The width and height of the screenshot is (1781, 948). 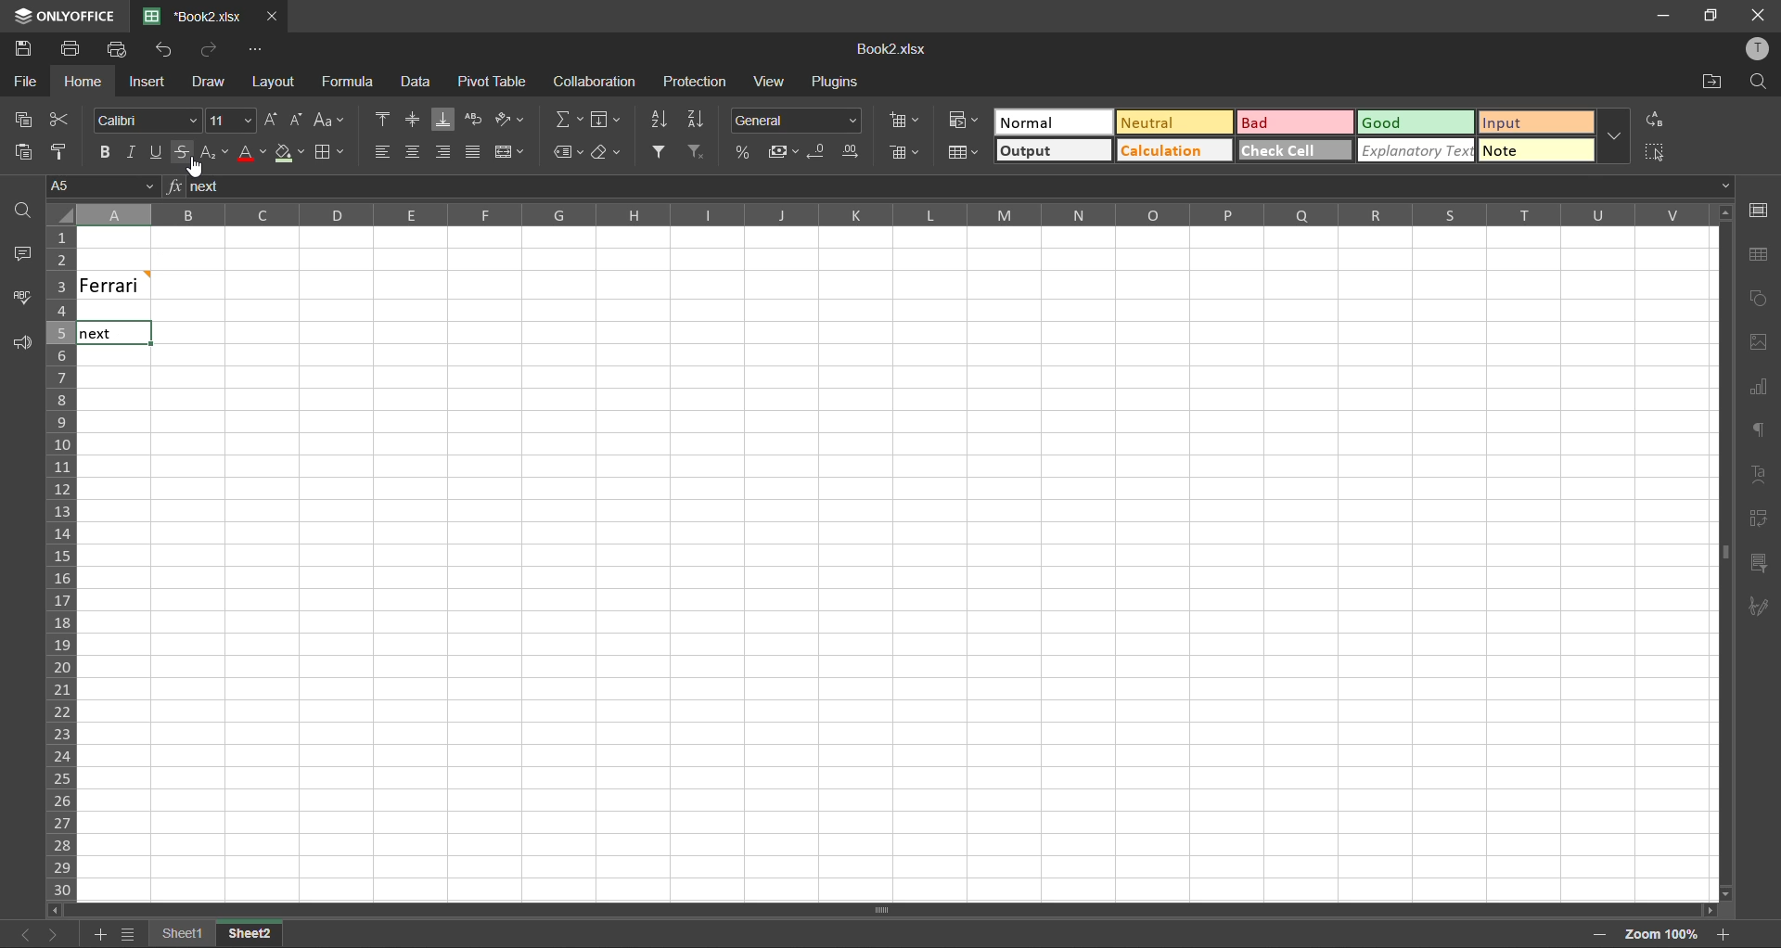 I want to click on fields, so click(x=608, y=121).